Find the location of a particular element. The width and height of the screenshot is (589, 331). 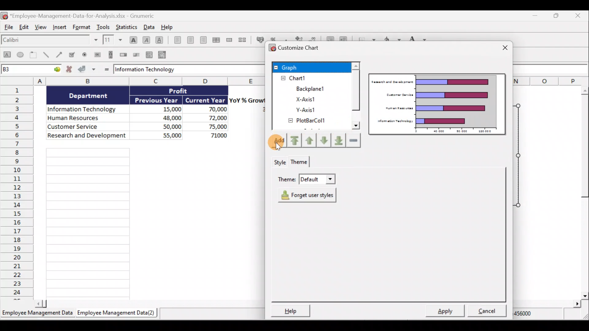

Create a line object is located at coordinates (47, 55).